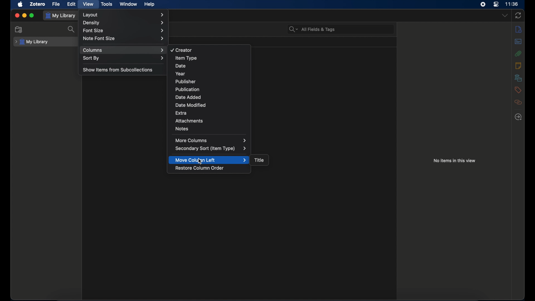 The image size is (535, 301). I want to click on related, so click(518, 102).